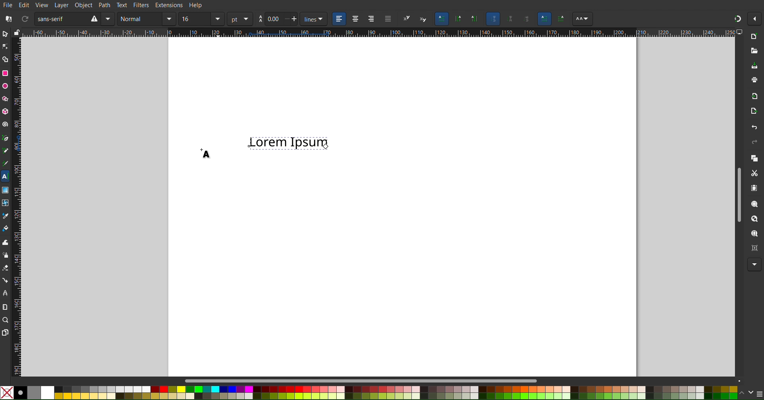  What do you see at coordinates (17, 31) in the screenshot?
I see `lock` at bounding box center [17, 31].